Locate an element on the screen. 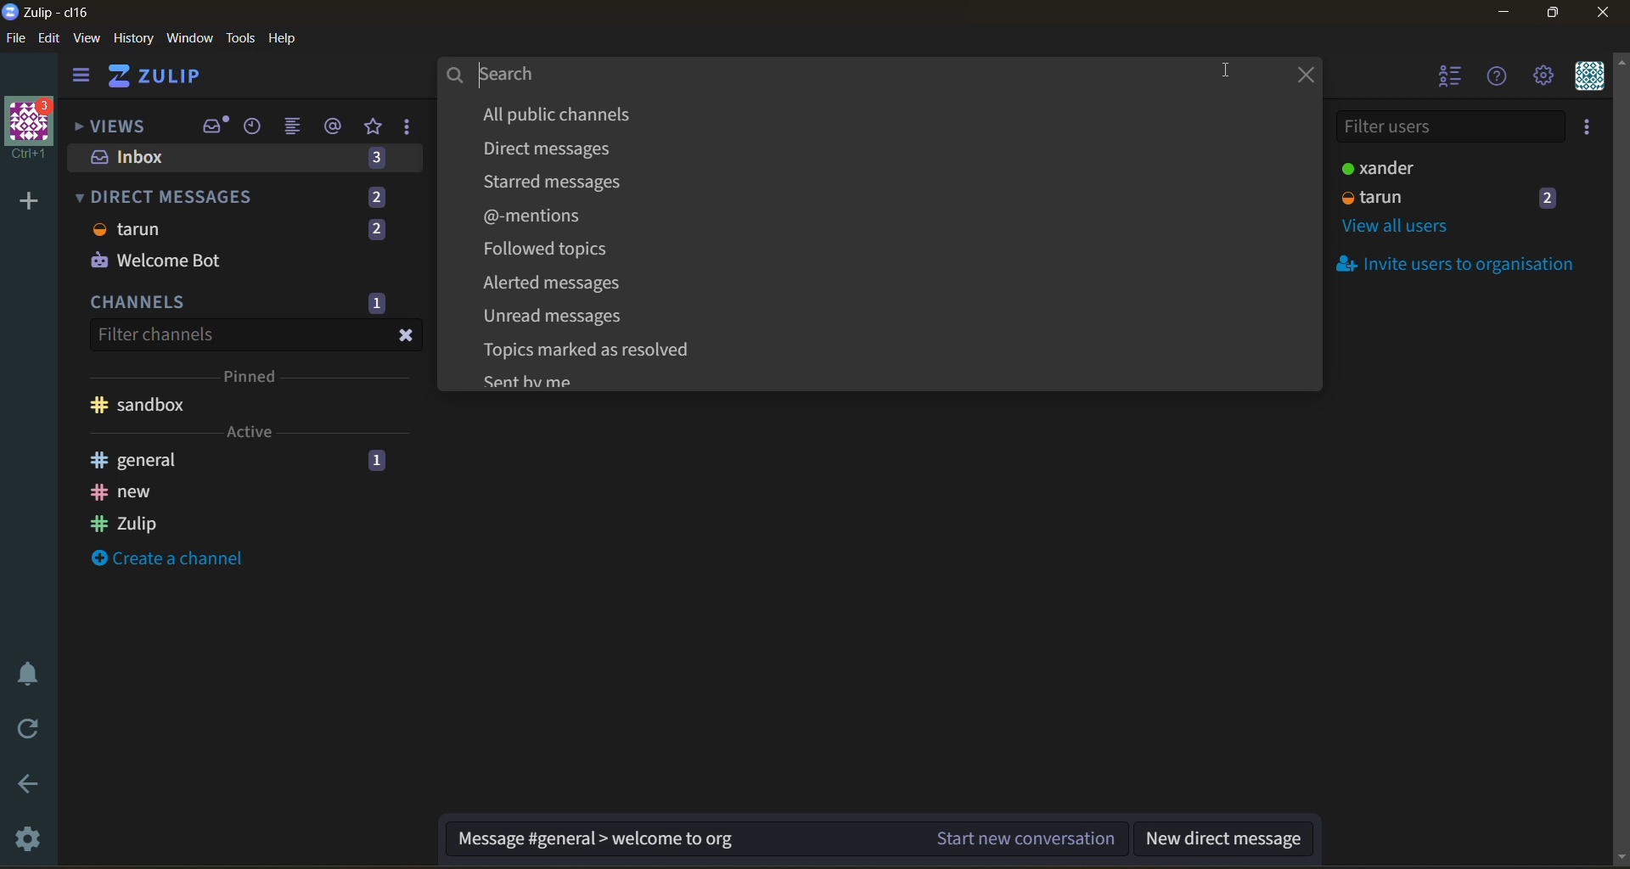  close is located at coordinates (406, 336).